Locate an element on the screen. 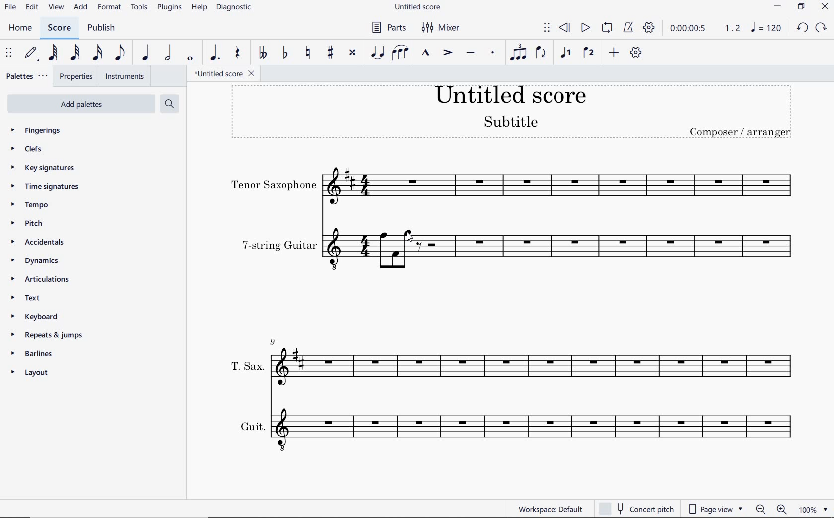 This screenshot has height=518, width=834. HOME is located at coordinates (23, 29).